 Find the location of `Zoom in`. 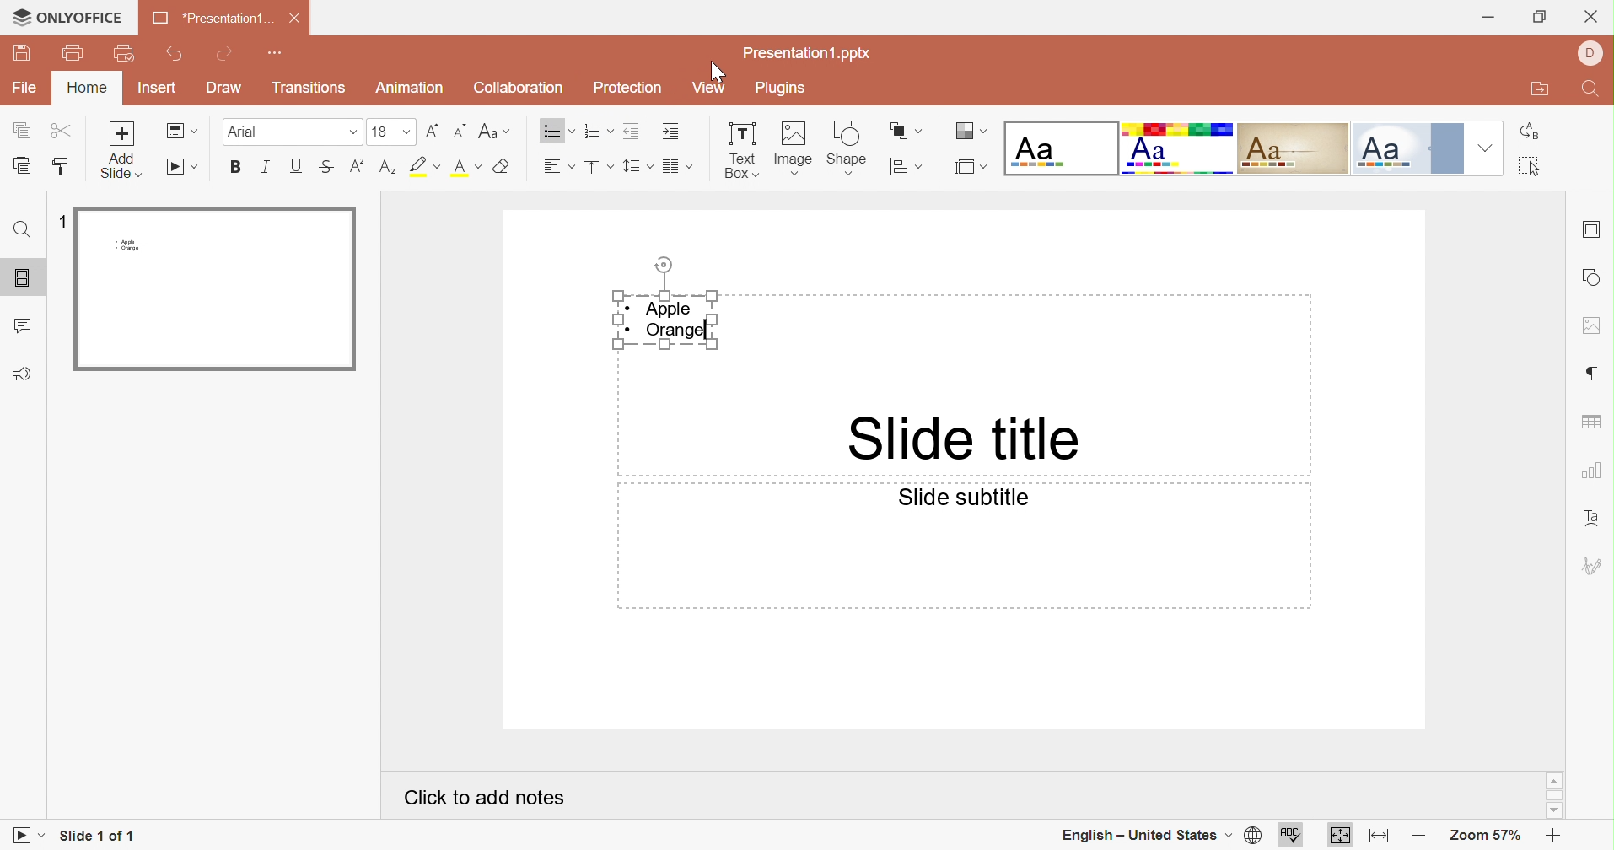

Zoom in is located at coordinates (1553, 837).